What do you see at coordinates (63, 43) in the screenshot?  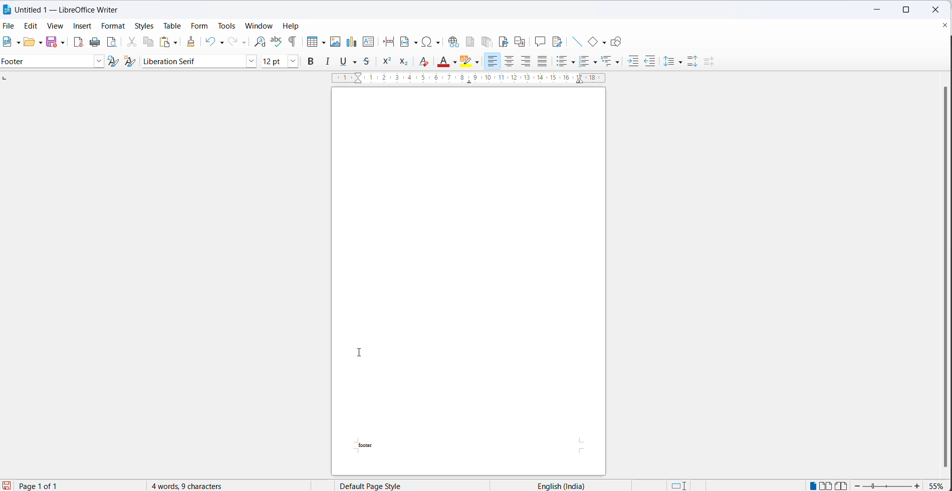 I see `save as` at bounding box center [63, 43].